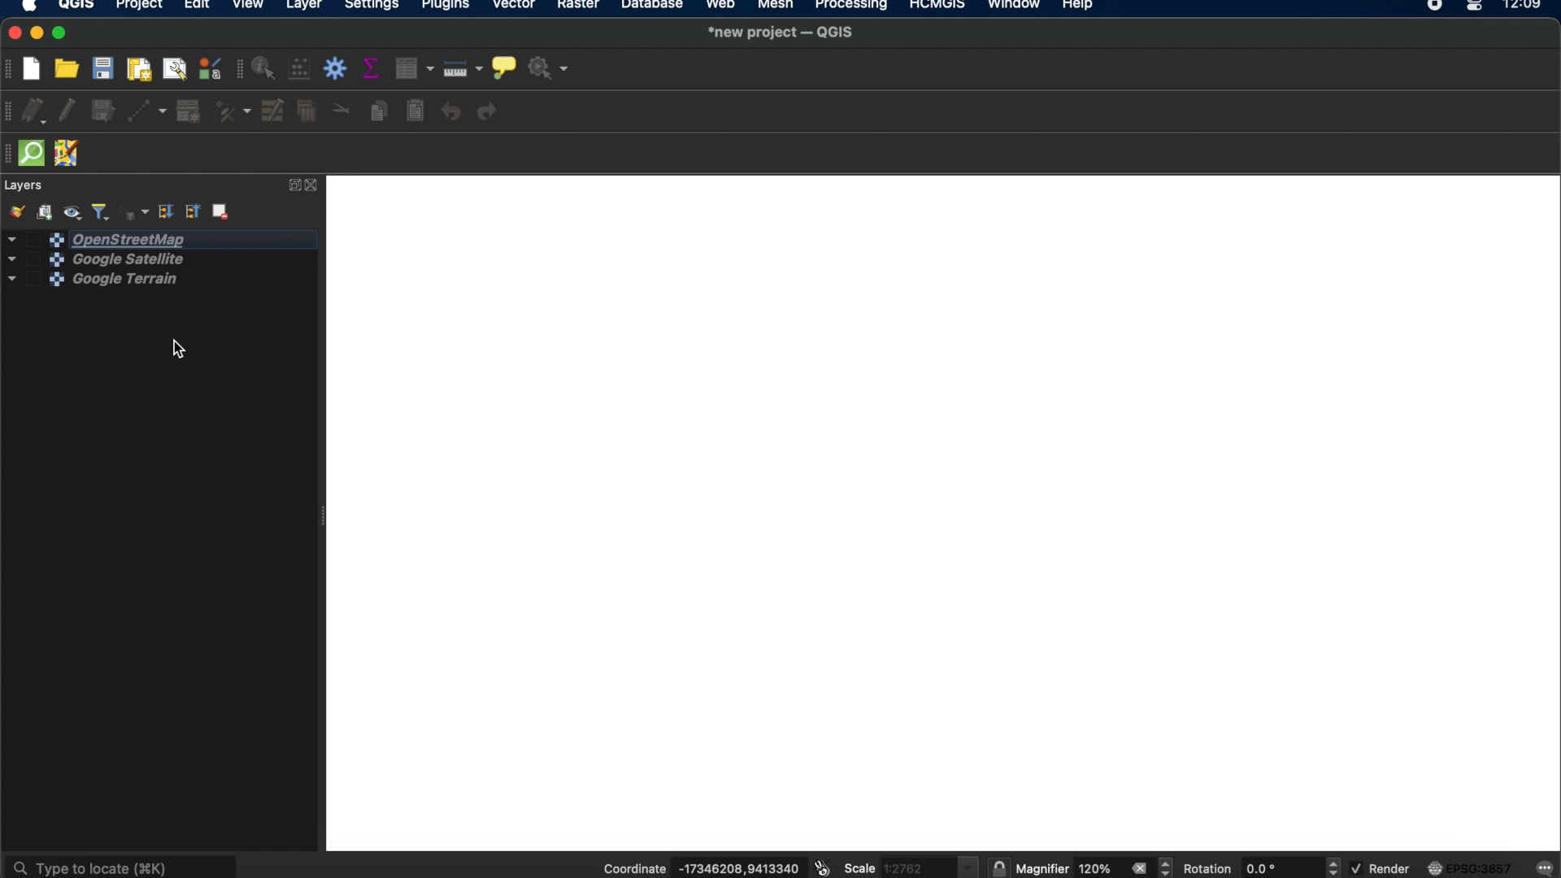 The width and height of the screenshot is (1561, 878). I want to click on google terrain, so click(89, 282).